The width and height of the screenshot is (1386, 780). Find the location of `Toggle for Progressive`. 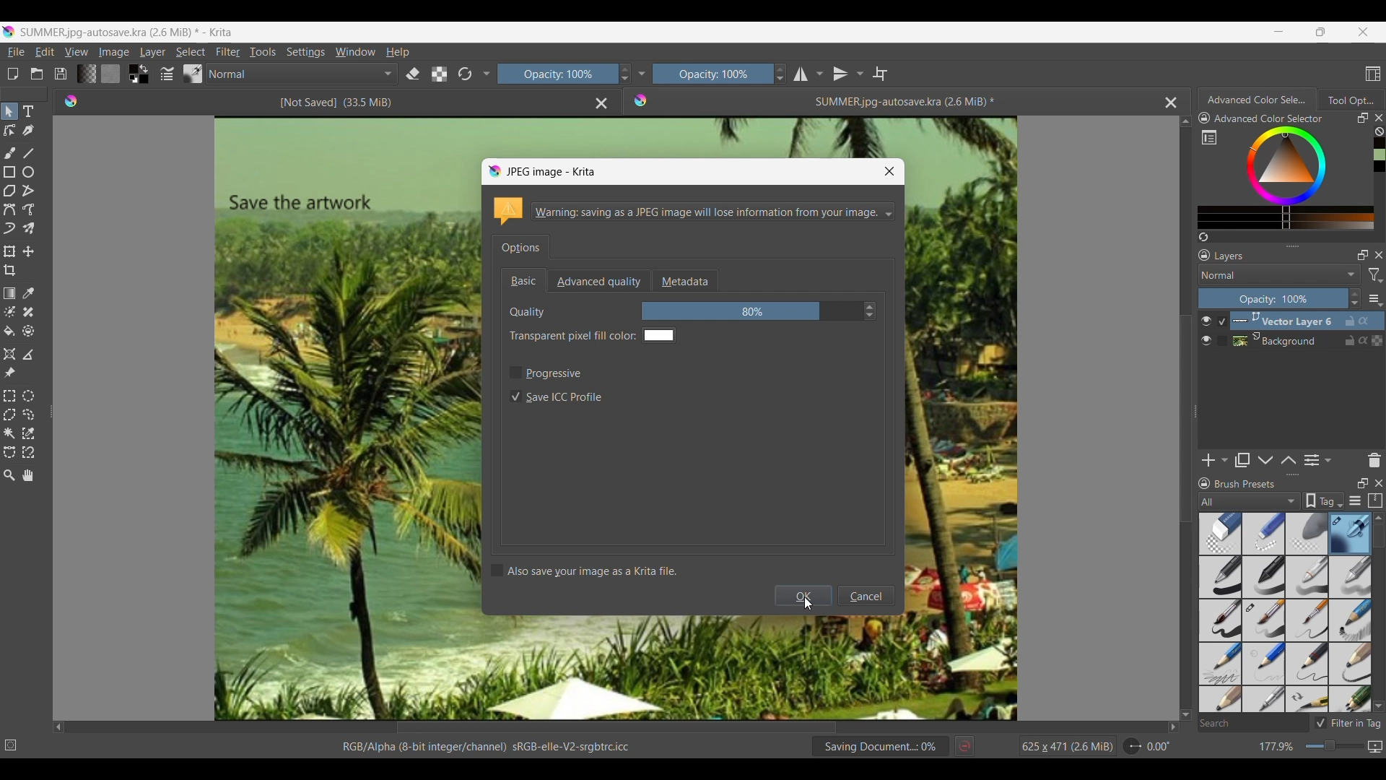

Toggle for Progressive is located at coordinates (546, 373).